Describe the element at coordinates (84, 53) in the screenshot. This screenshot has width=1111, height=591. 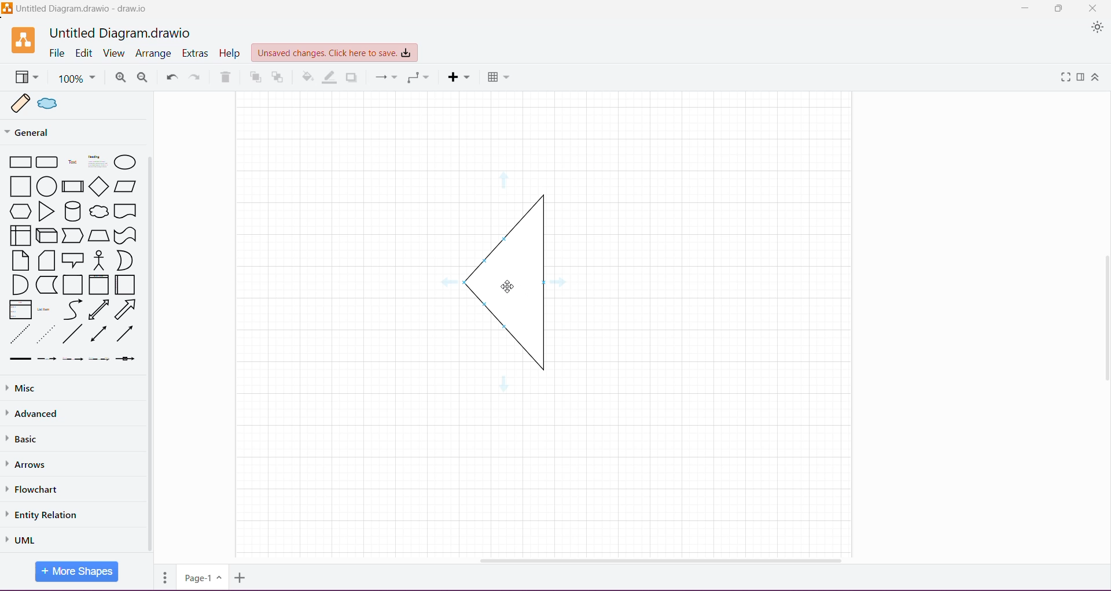
I see `Edit` at that location.